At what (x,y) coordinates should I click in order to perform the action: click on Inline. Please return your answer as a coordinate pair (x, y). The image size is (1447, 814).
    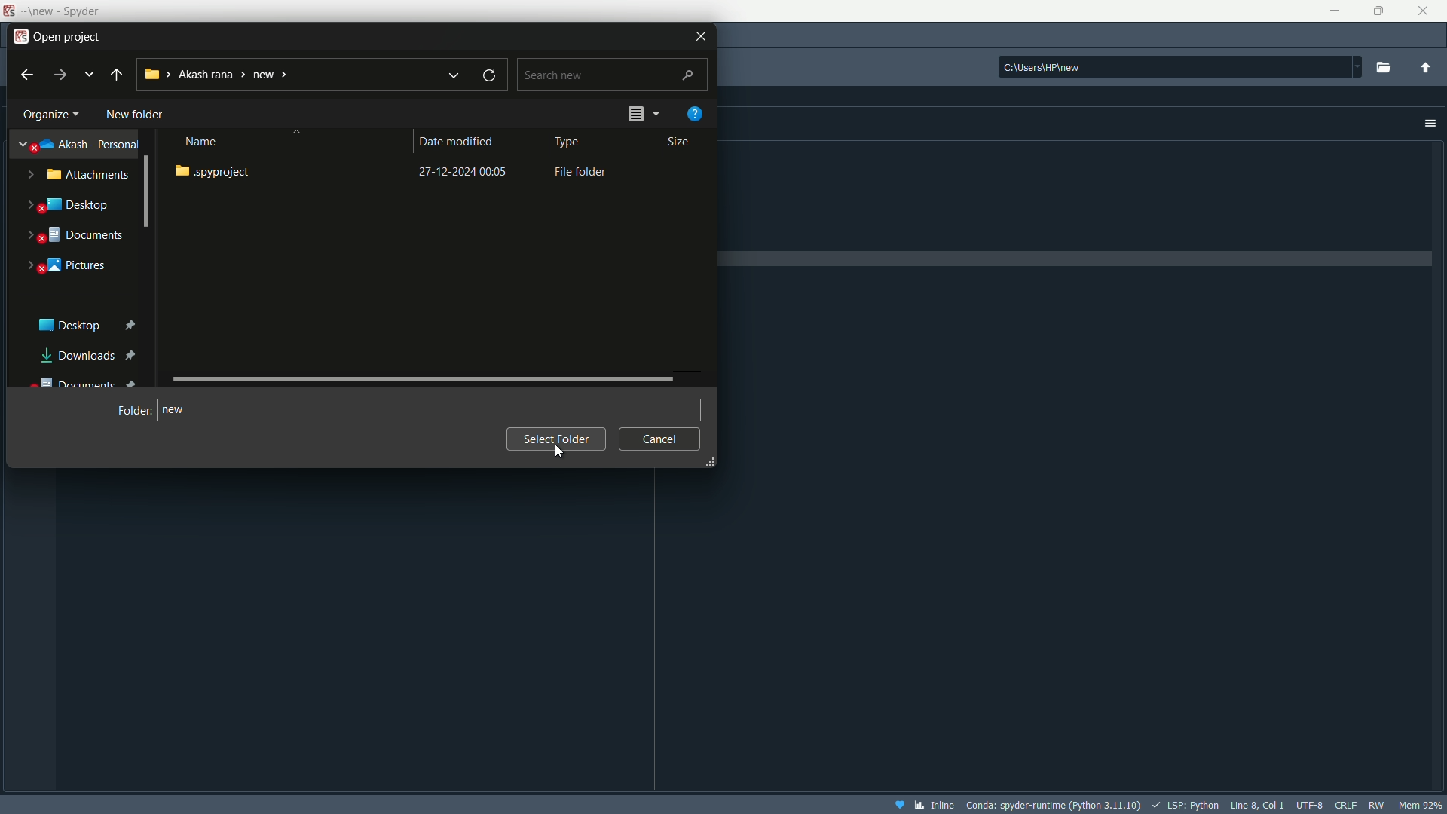
    Looking at the image, I should click on (924, 804).